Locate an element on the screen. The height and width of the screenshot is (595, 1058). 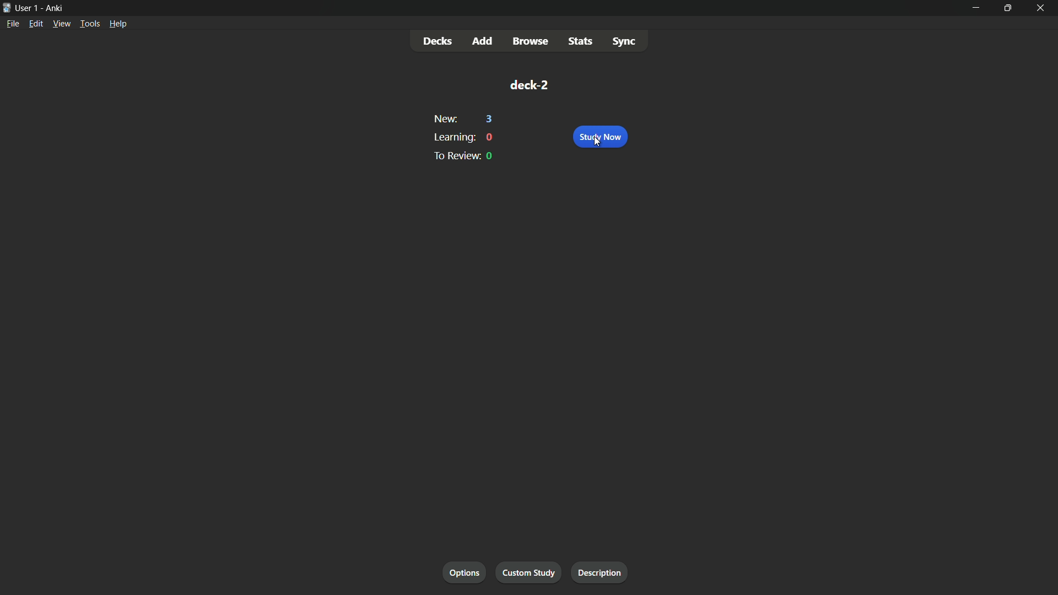
edit menu is located at coordinates (36, 23).